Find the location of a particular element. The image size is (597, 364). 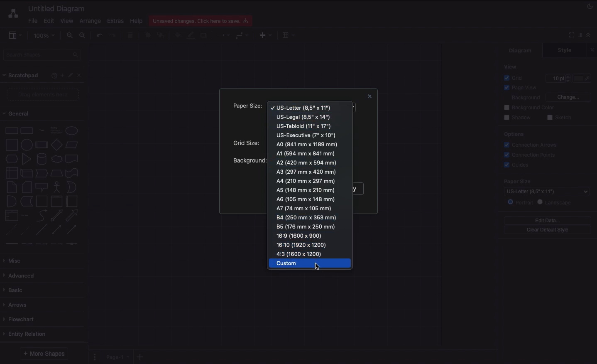

Trapezoid is located at coordinates (56, 173).